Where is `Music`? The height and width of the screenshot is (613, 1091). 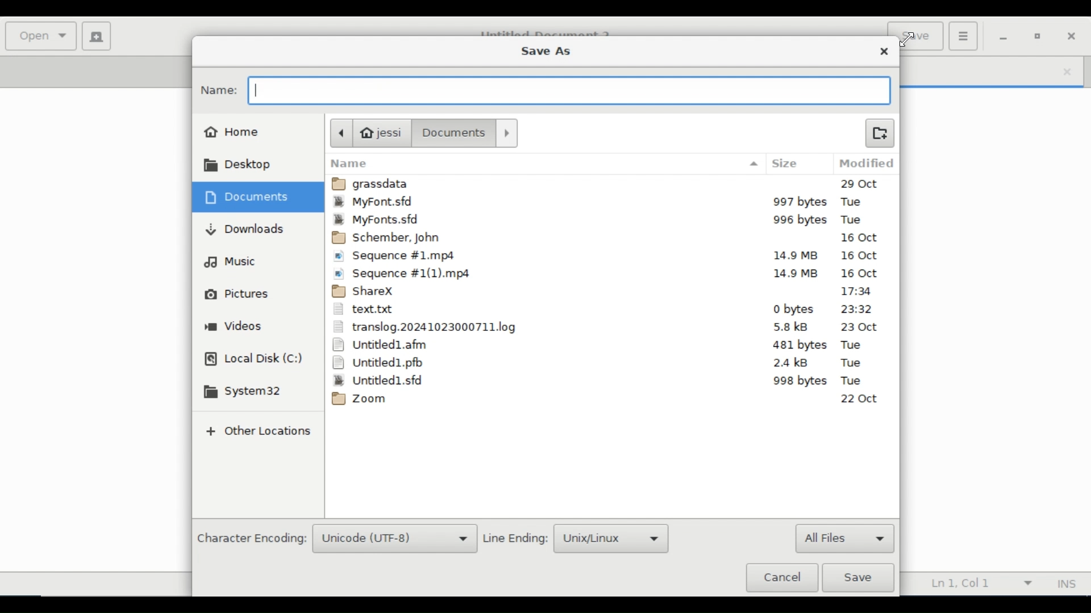 Music is located at coordinates (237, 263).